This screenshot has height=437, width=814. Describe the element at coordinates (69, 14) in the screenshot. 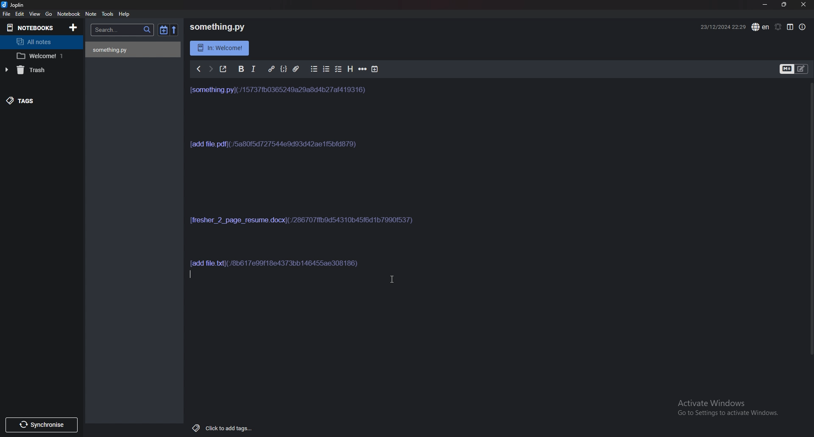

I see `Notebook` at that location.